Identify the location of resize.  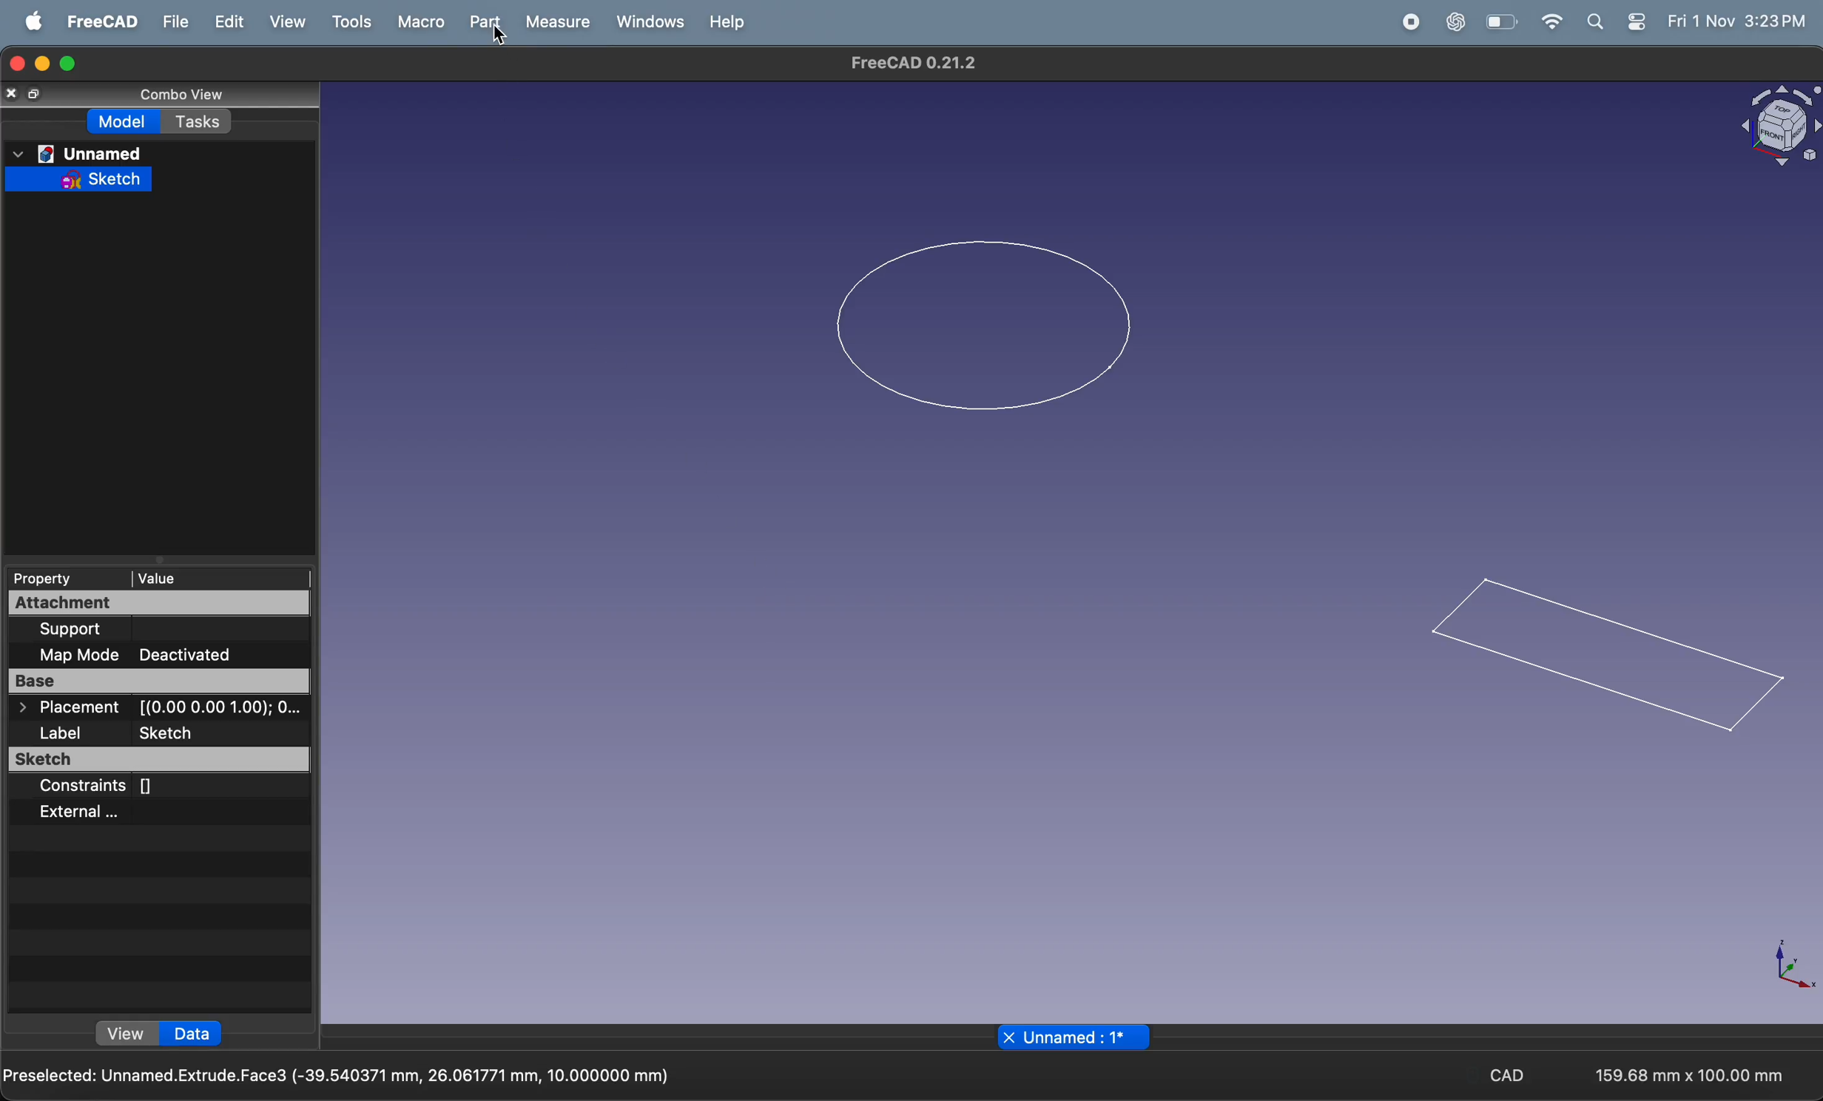
(37, 94).